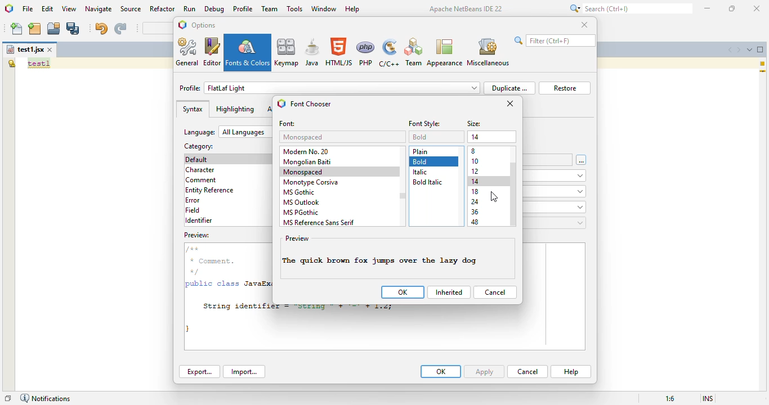 The image size is (769, 405). I want to click on HTML/JS, so click(339, 52).